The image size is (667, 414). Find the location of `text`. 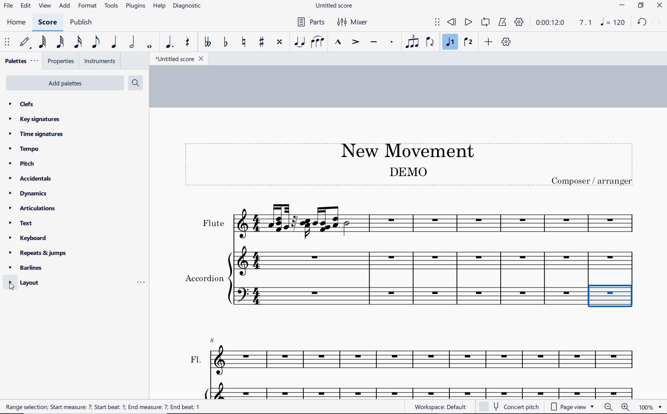

text is located at coordinates (104, 406).